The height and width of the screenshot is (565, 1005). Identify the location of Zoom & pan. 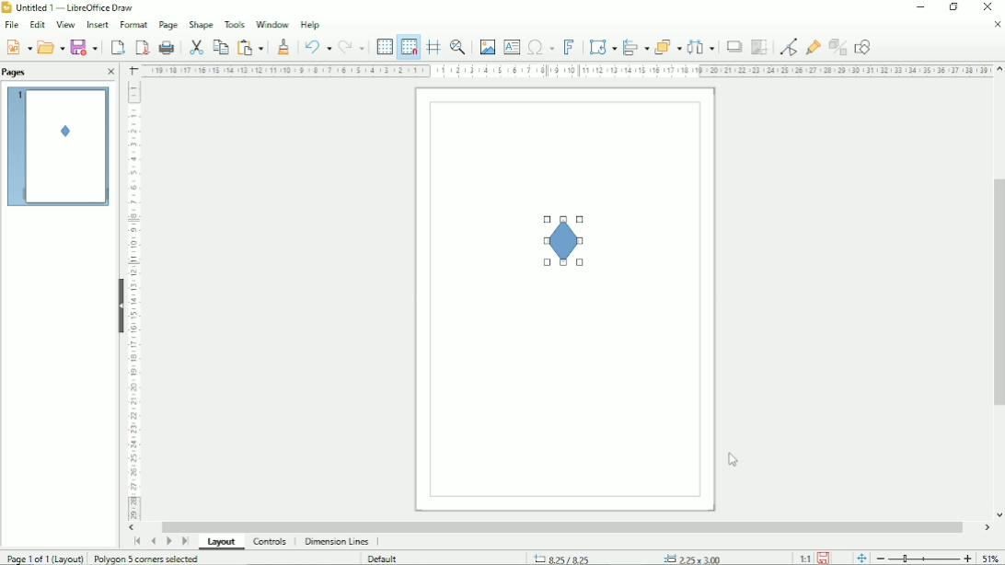
(459, 47).